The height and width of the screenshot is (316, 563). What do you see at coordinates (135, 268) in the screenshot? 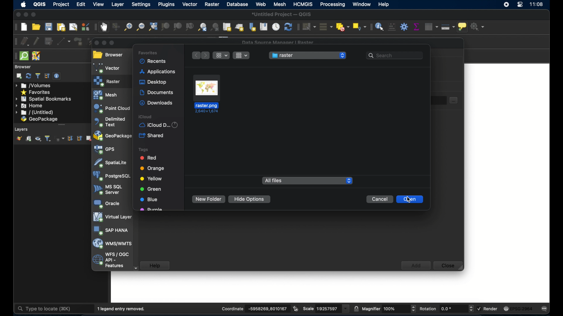
I see `scroll down arrow` at bounding box center [135, 268].